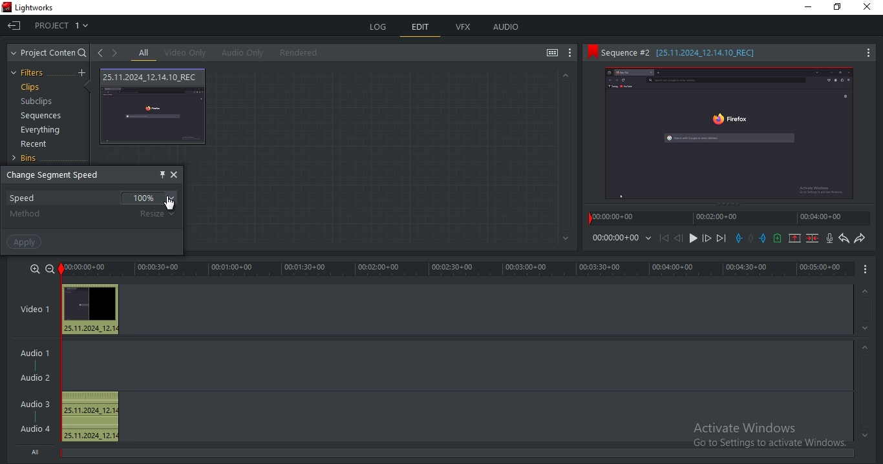 Image resolution: width=883 pixels, height=464 pixels. I want to click on sequence 2, so click(730, 54).